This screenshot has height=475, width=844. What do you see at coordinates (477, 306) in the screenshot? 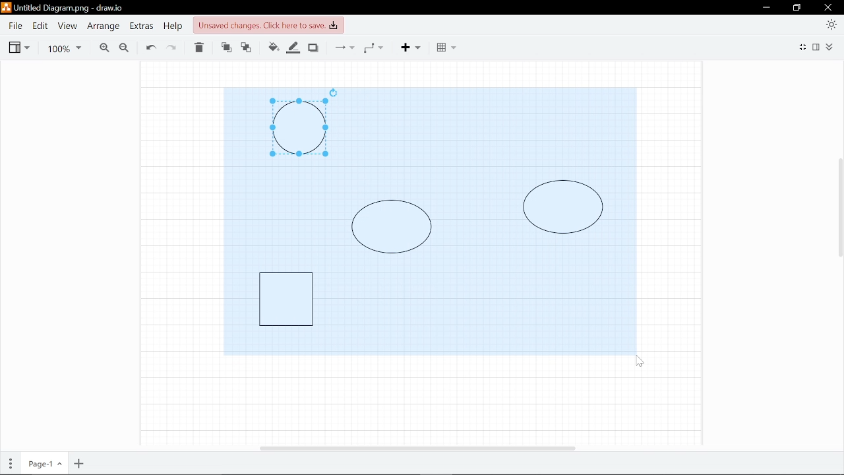
I see `Highlighted area represents portion selected by cursor` at bounding box center [477, 306].